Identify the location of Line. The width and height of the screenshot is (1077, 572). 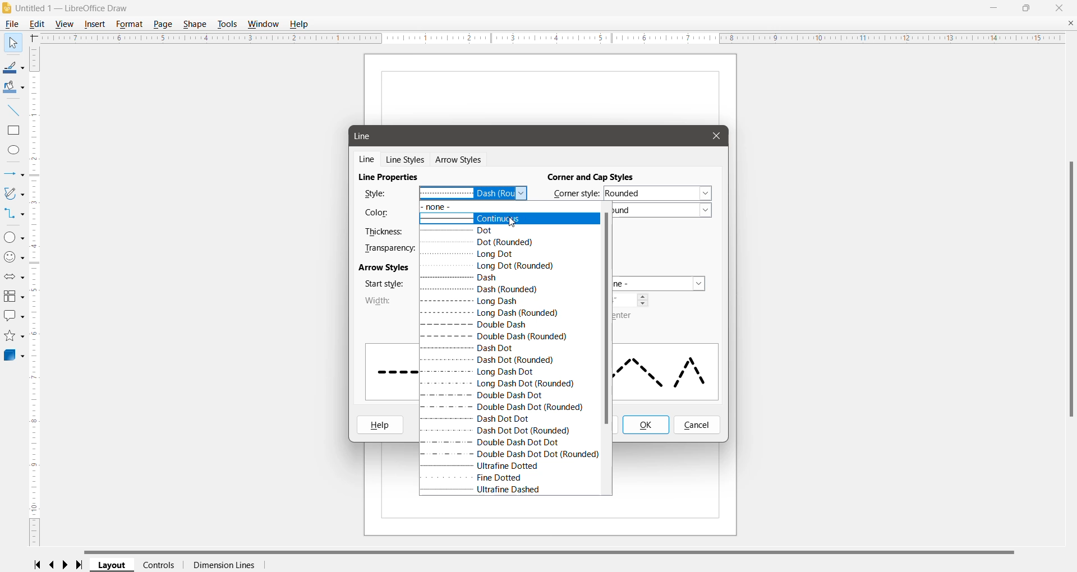
(369, 137).